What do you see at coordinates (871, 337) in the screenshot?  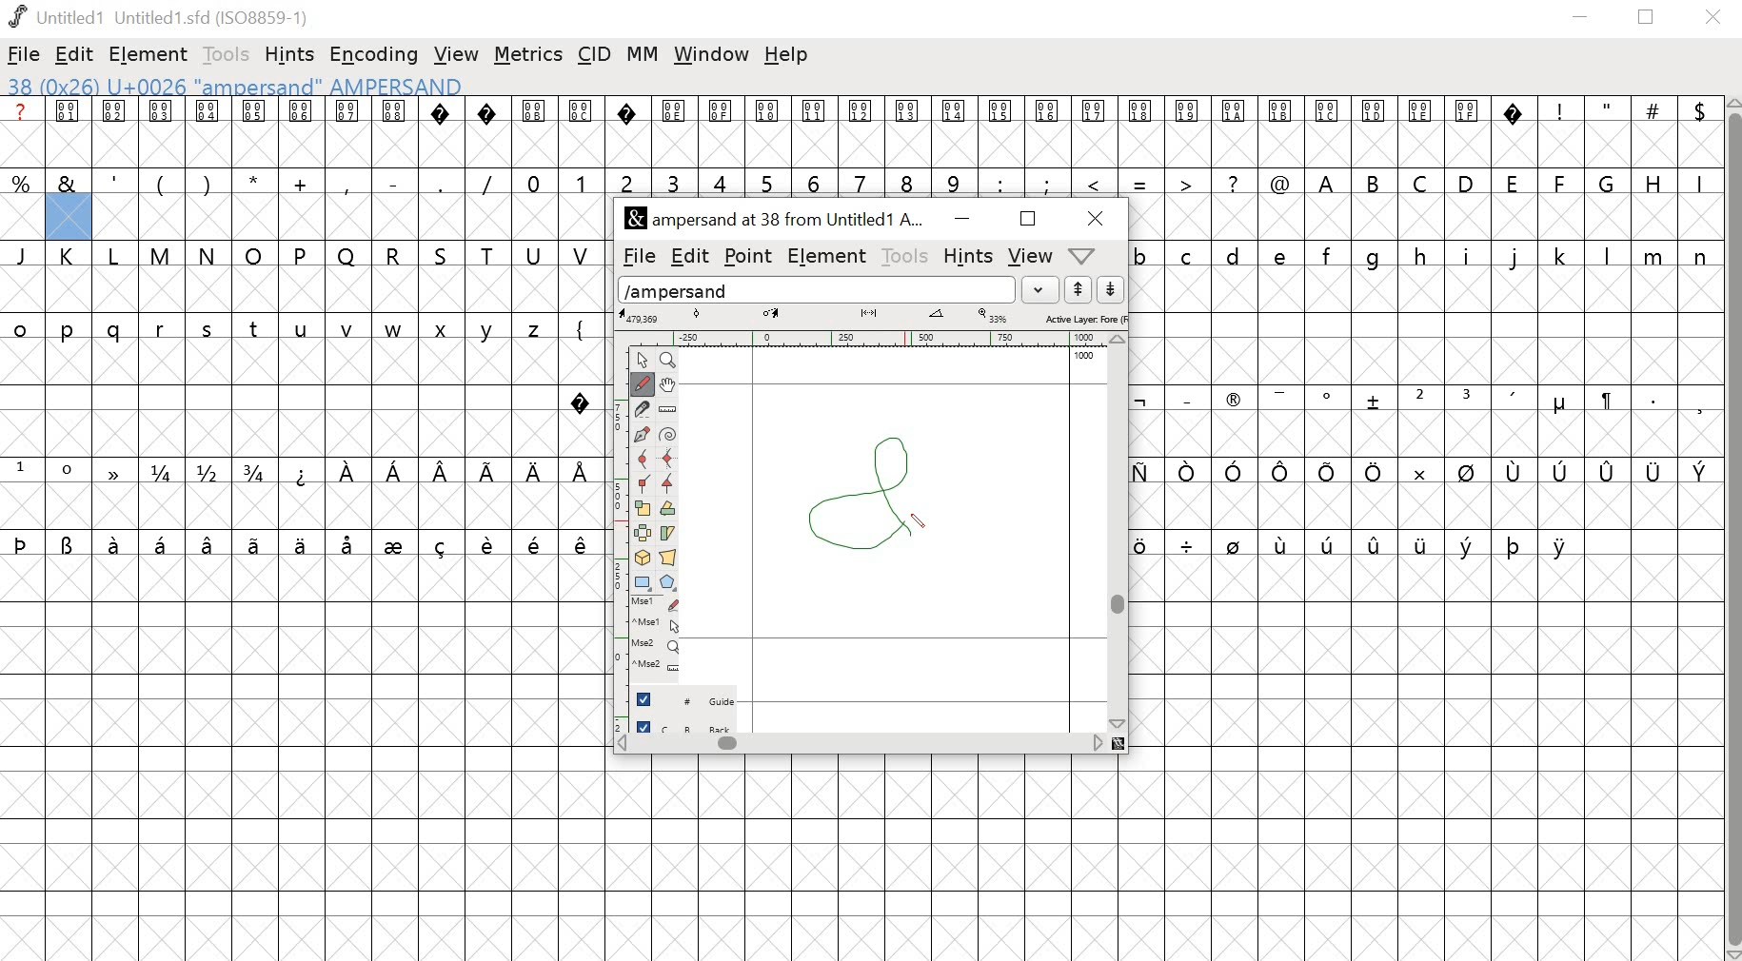 I see `horizontal ruler` at bounding box center [871, 337].